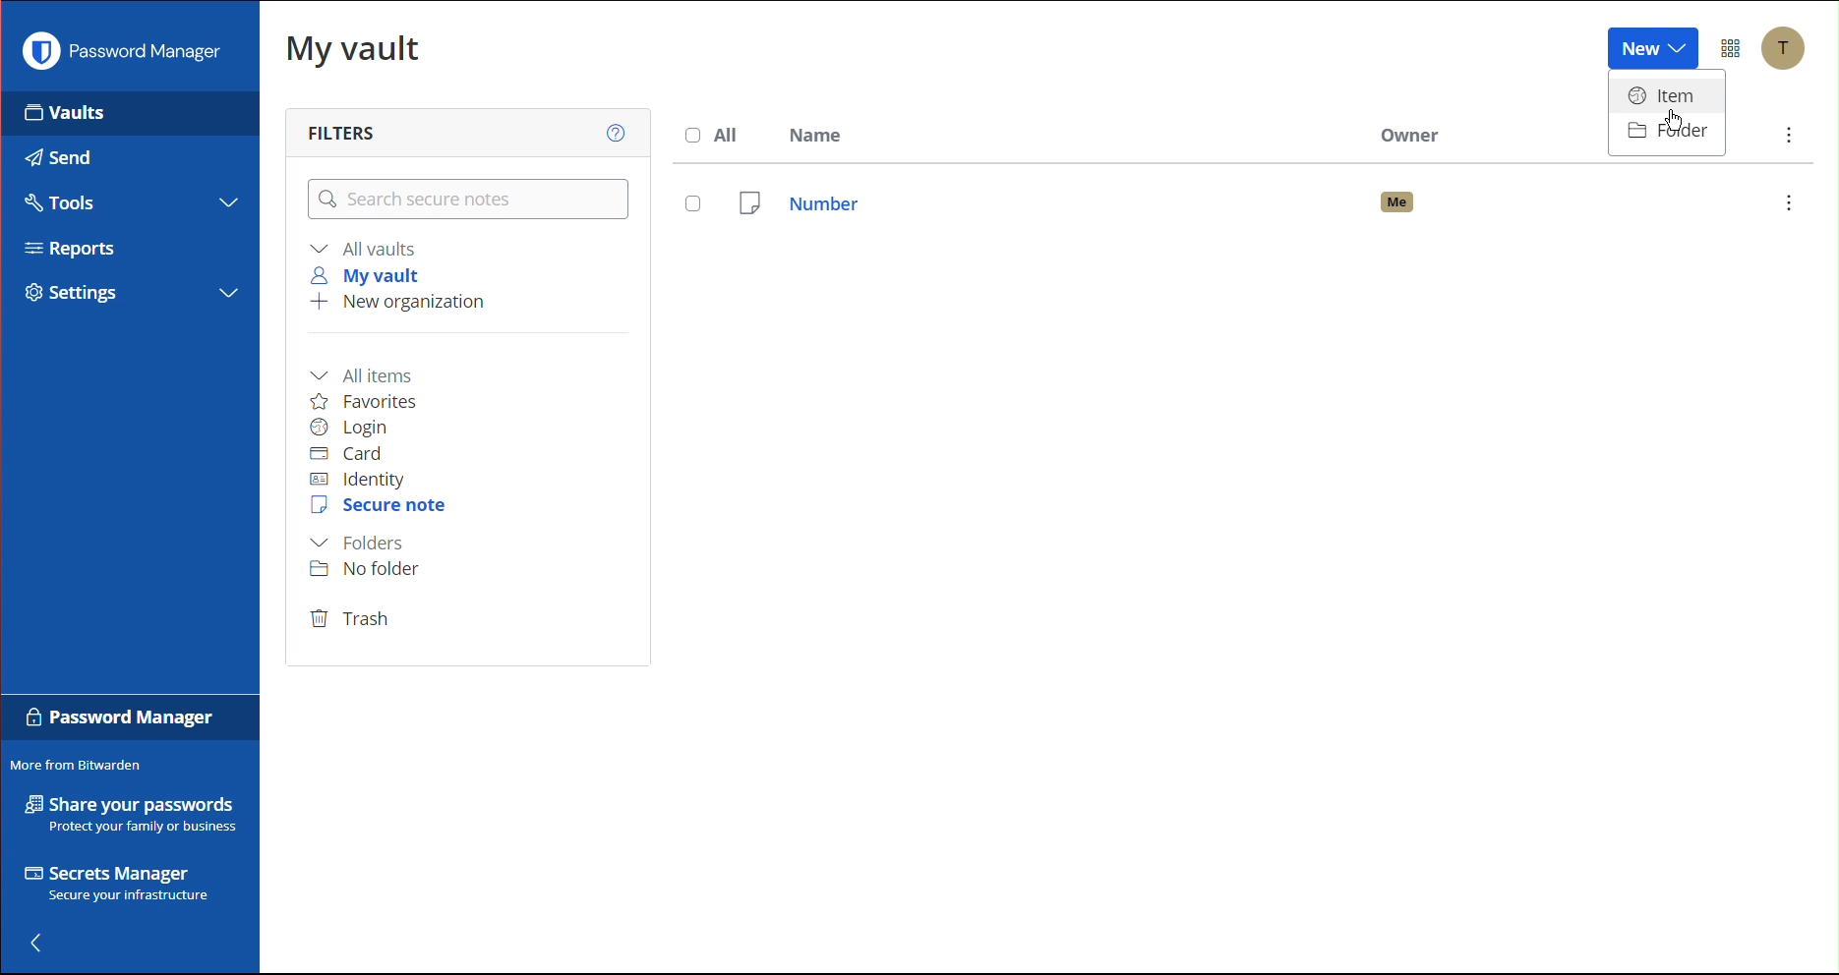 Image resolution: width=1839 pixels, height=975 pixels. I want to click on Password, so click(121, 721).